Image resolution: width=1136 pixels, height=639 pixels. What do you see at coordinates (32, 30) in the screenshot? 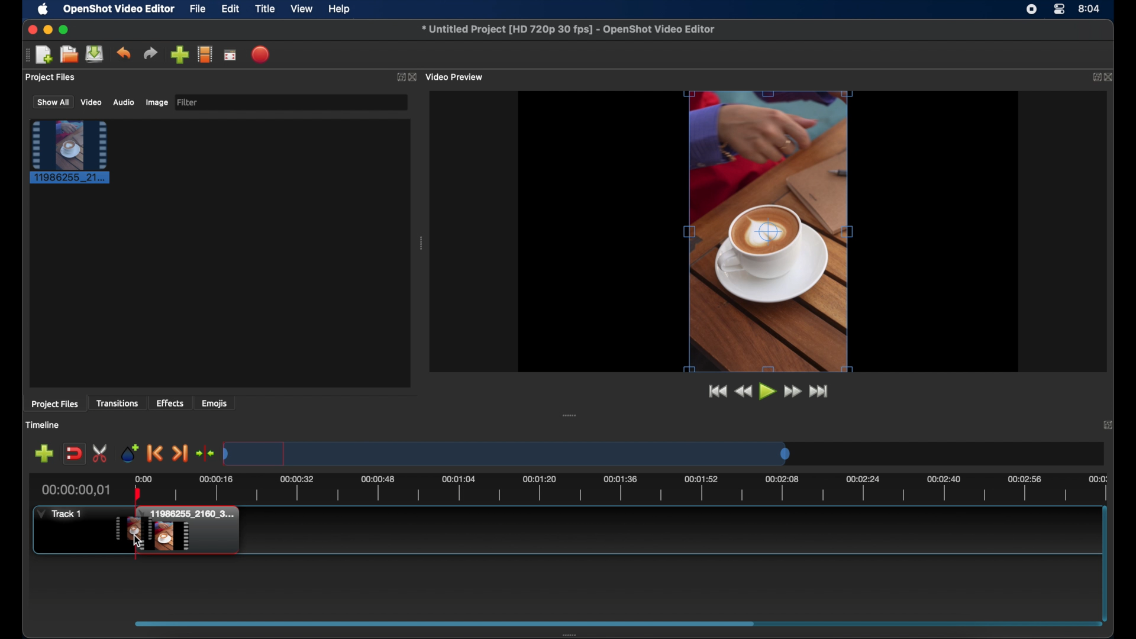
I see `close` at bounding box center [32, 30].